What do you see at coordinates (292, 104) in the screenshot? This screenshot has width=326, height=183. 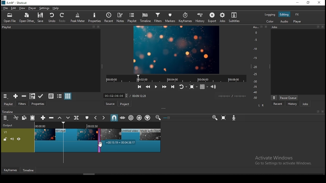 I see `history` at bounding box center [292, 104].